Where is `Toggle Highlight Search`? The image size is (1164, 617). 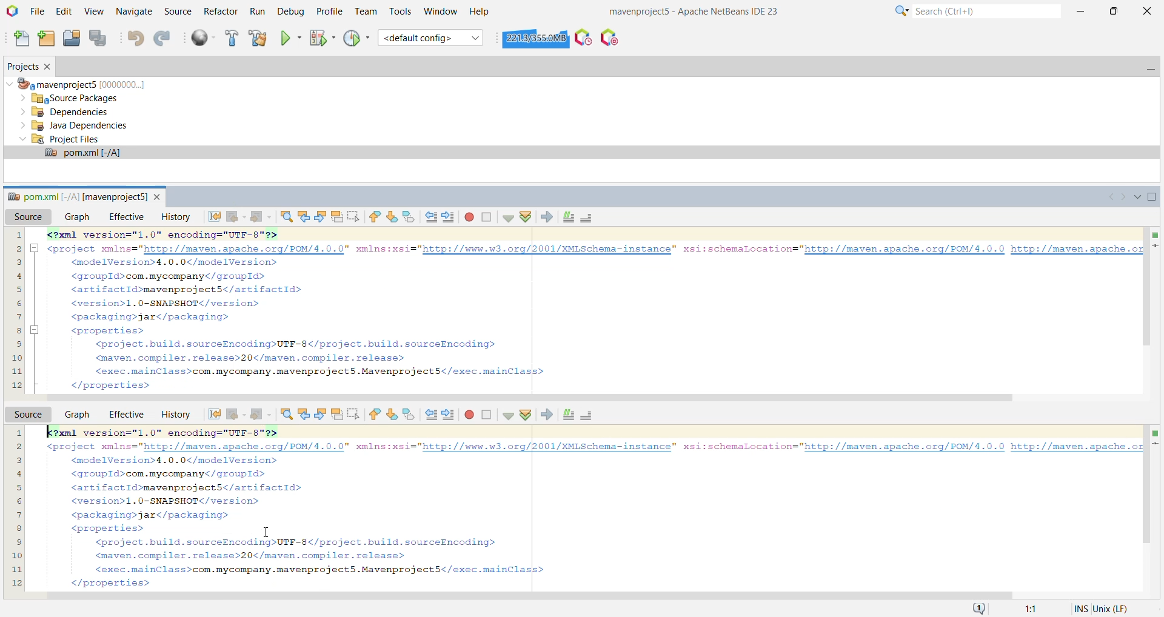 Toggle Highlight Search is located at coordinates (338, 217).